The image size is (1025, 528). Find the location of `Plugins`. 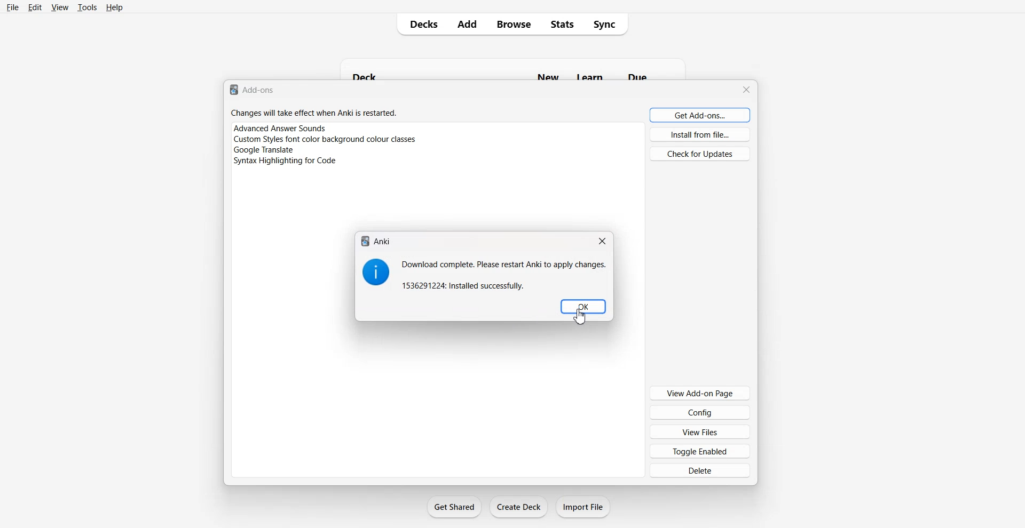

Plugins is located at coordinates (437, 127).